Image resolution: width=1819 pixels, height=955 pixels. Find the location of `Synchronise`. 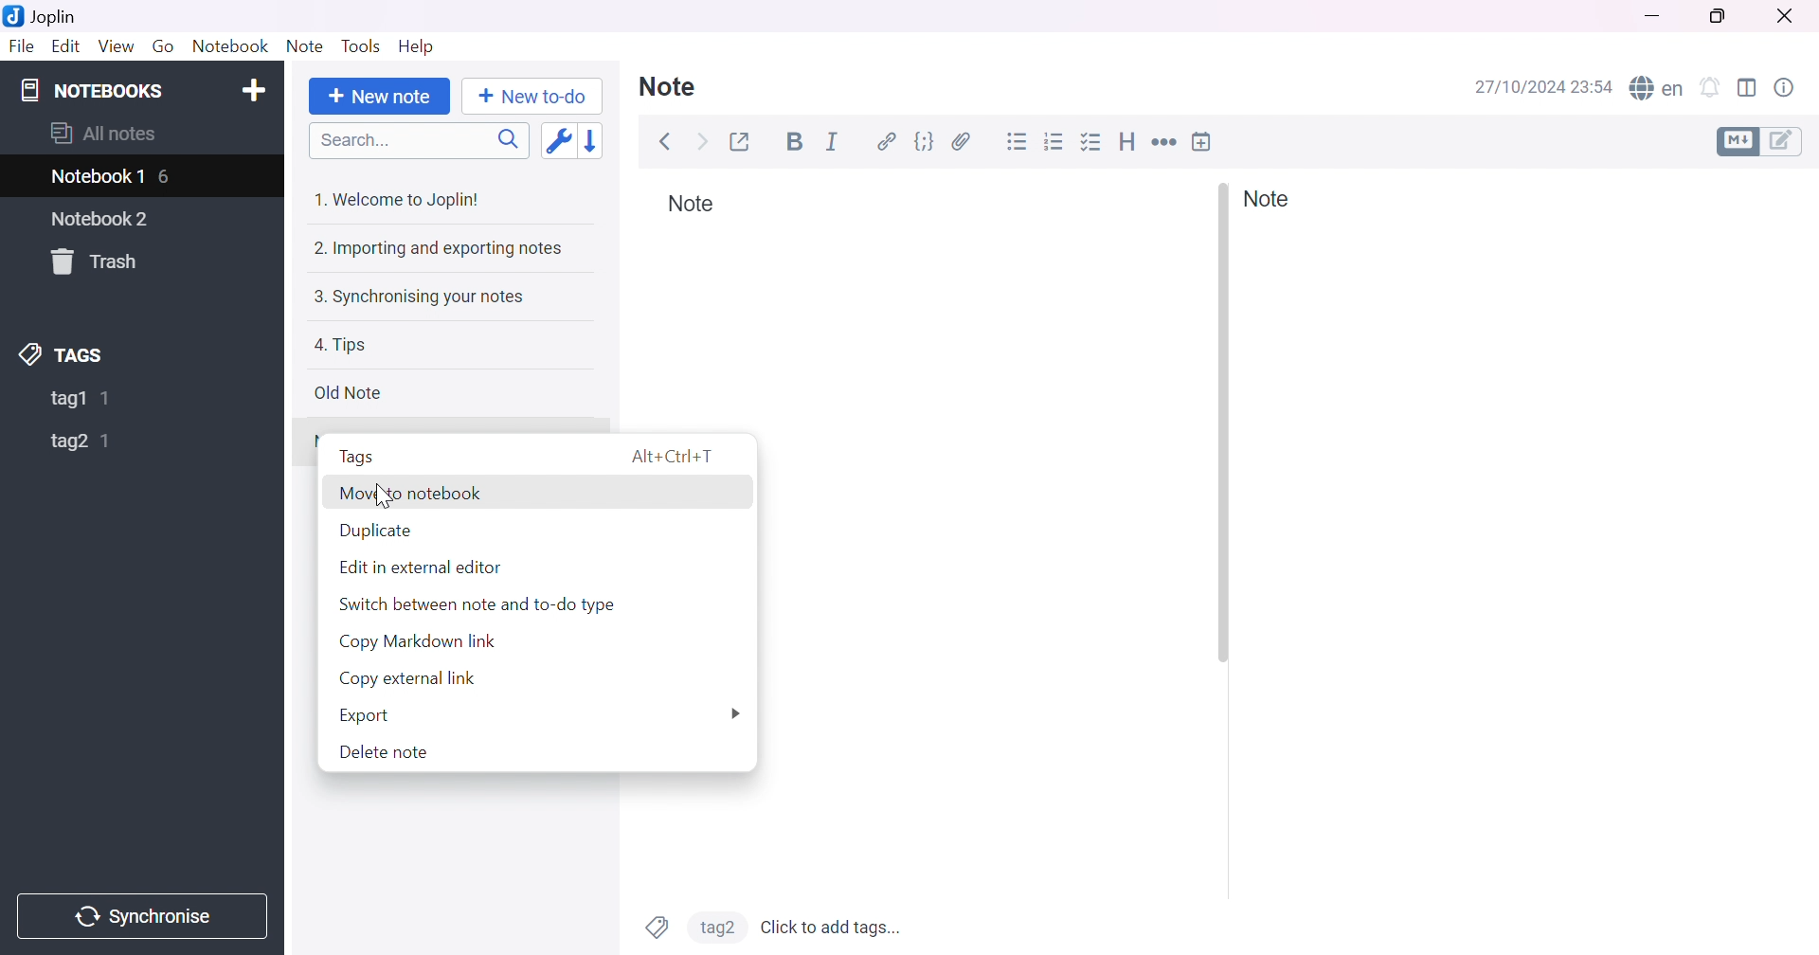

Synchronise is located at coordinates (139, 914).